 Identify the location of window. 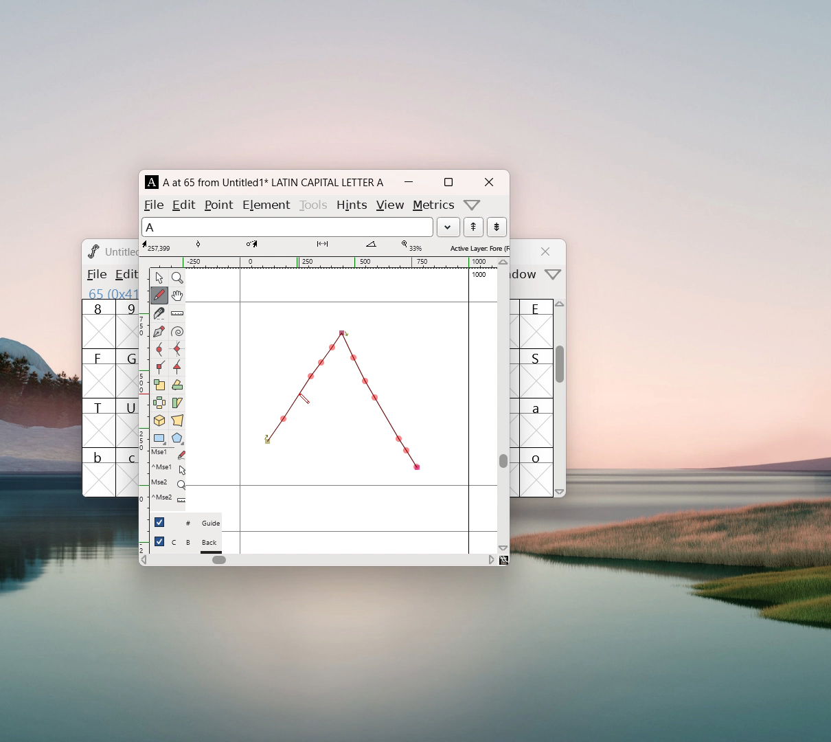
(526, 275).